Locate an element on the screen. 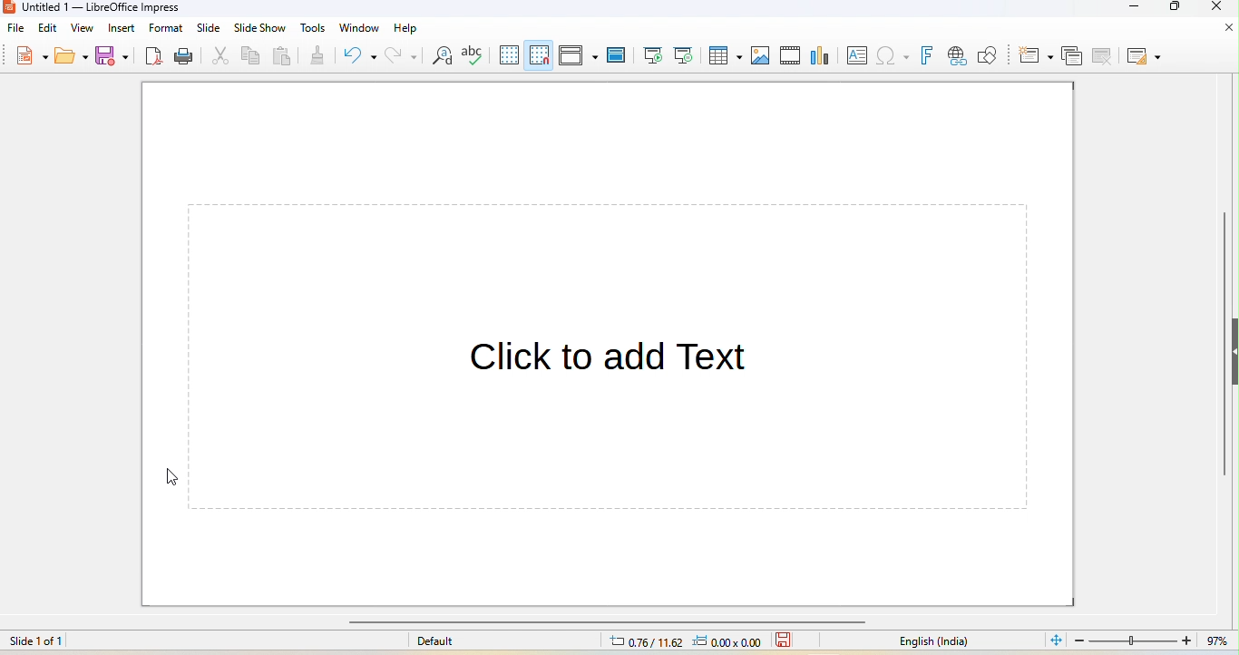  cut is located at coordinates (224, 56).